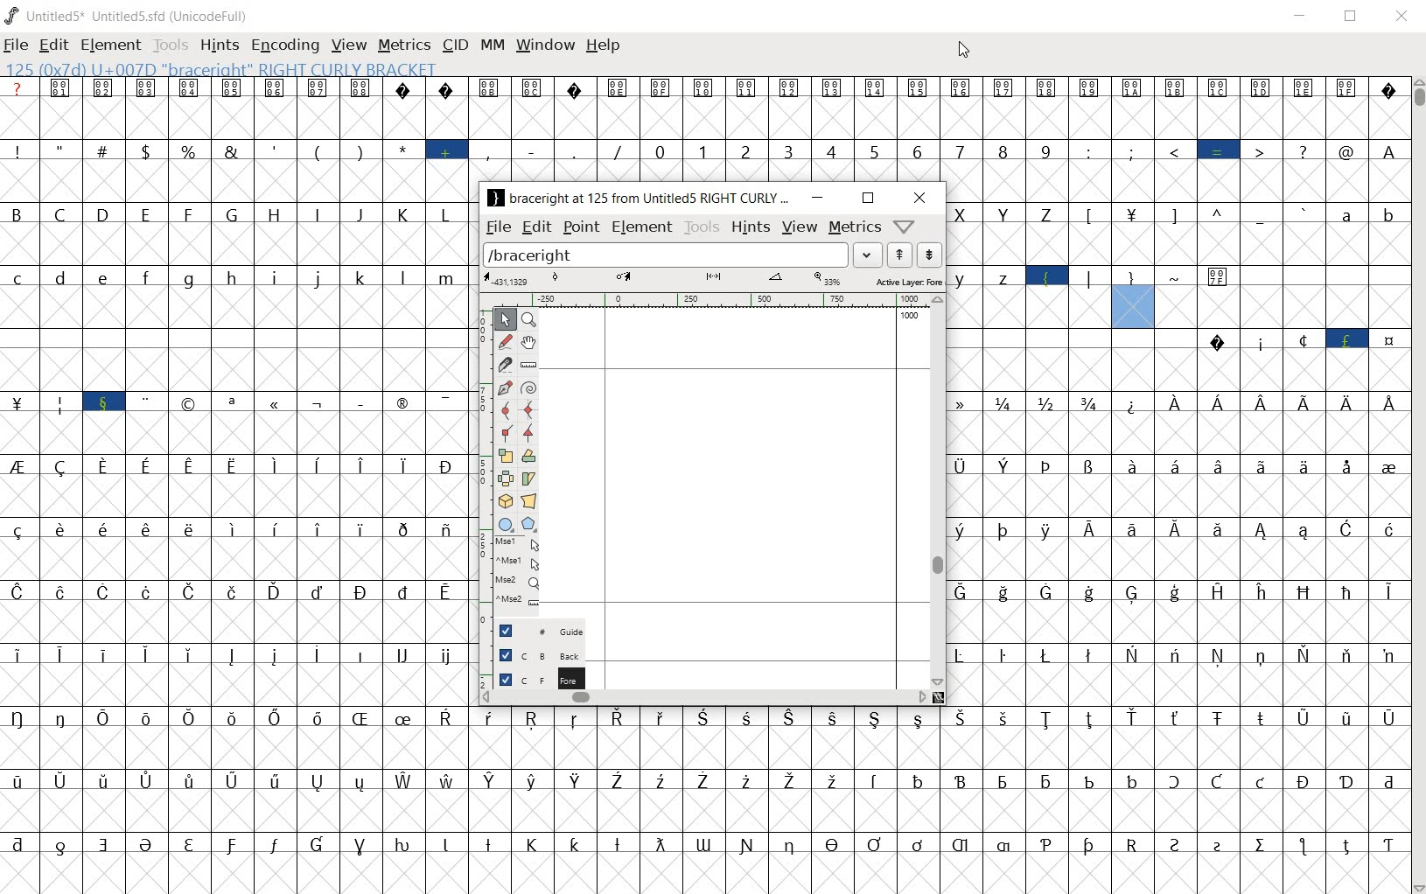 Image resolution: width=1426 pixels, height=894 pixels. I want to click on glyph characters, so click(937, 800).